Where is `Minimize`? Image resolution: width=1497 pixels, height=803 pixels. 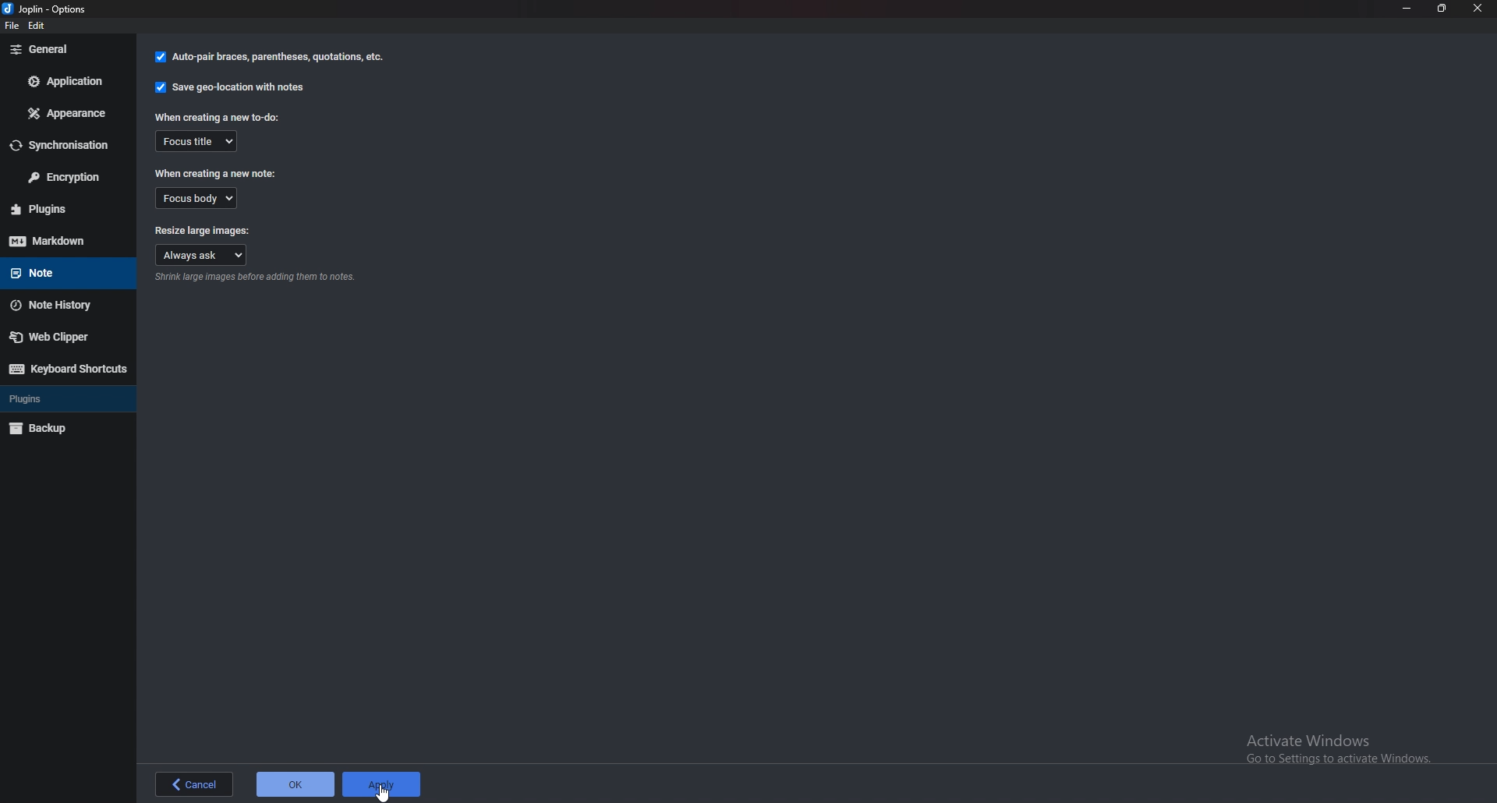 Minimize is located at coordinates (1406, 9).